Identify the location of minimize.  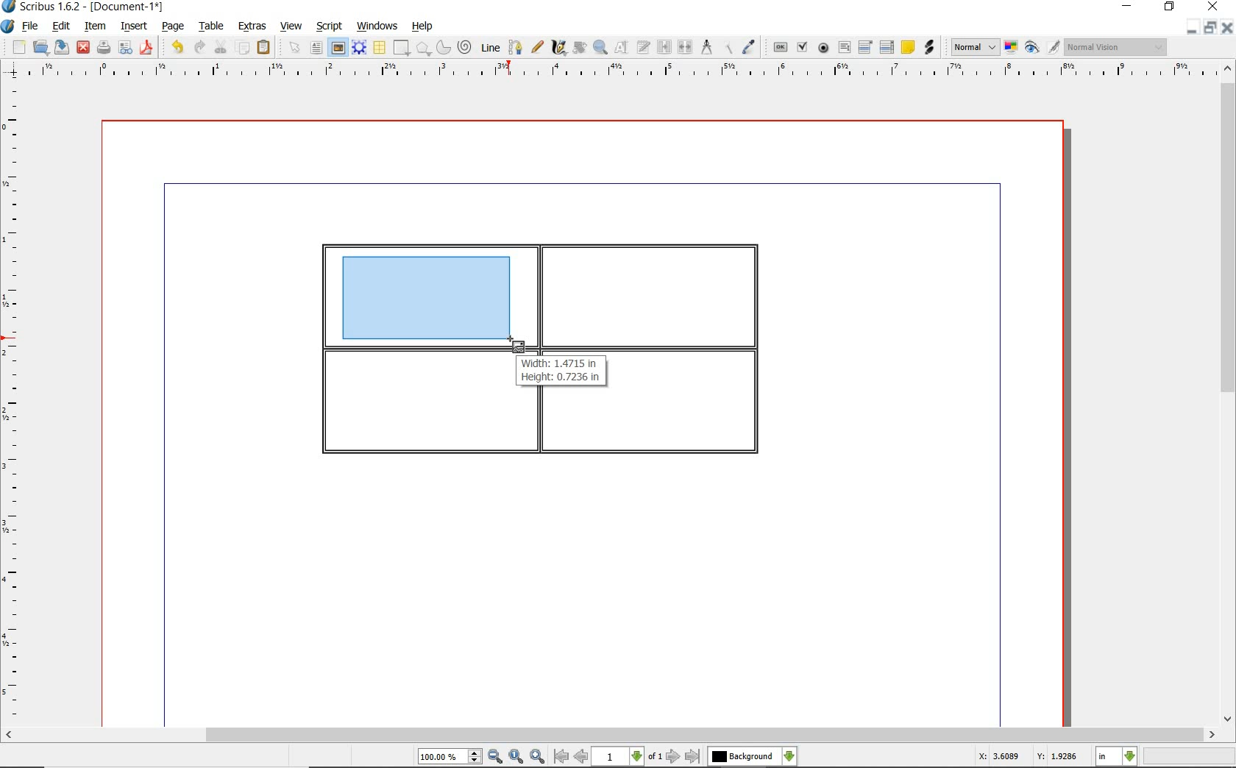
(1190, 28).